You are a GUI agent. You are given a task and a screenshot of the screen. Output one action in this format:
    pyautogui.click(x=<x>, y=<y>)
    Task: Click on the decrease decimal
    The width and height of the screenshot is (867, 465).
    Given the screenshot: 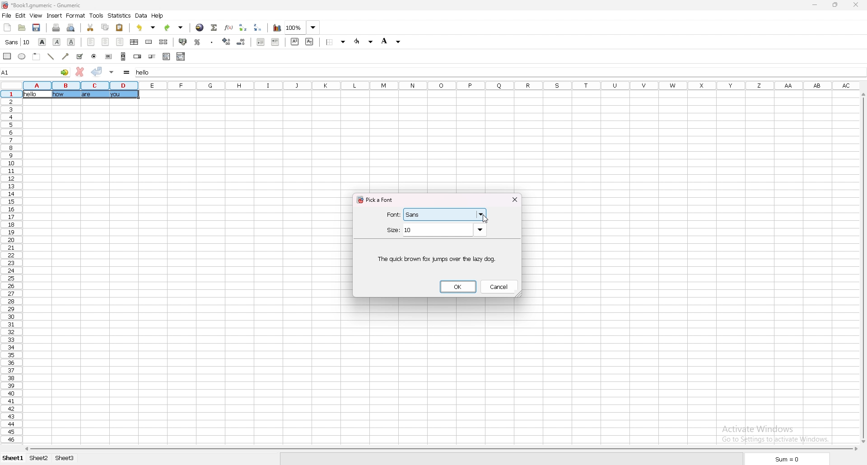 What is the action you would take?
    pyautogui.click(x=241, y=42)
    